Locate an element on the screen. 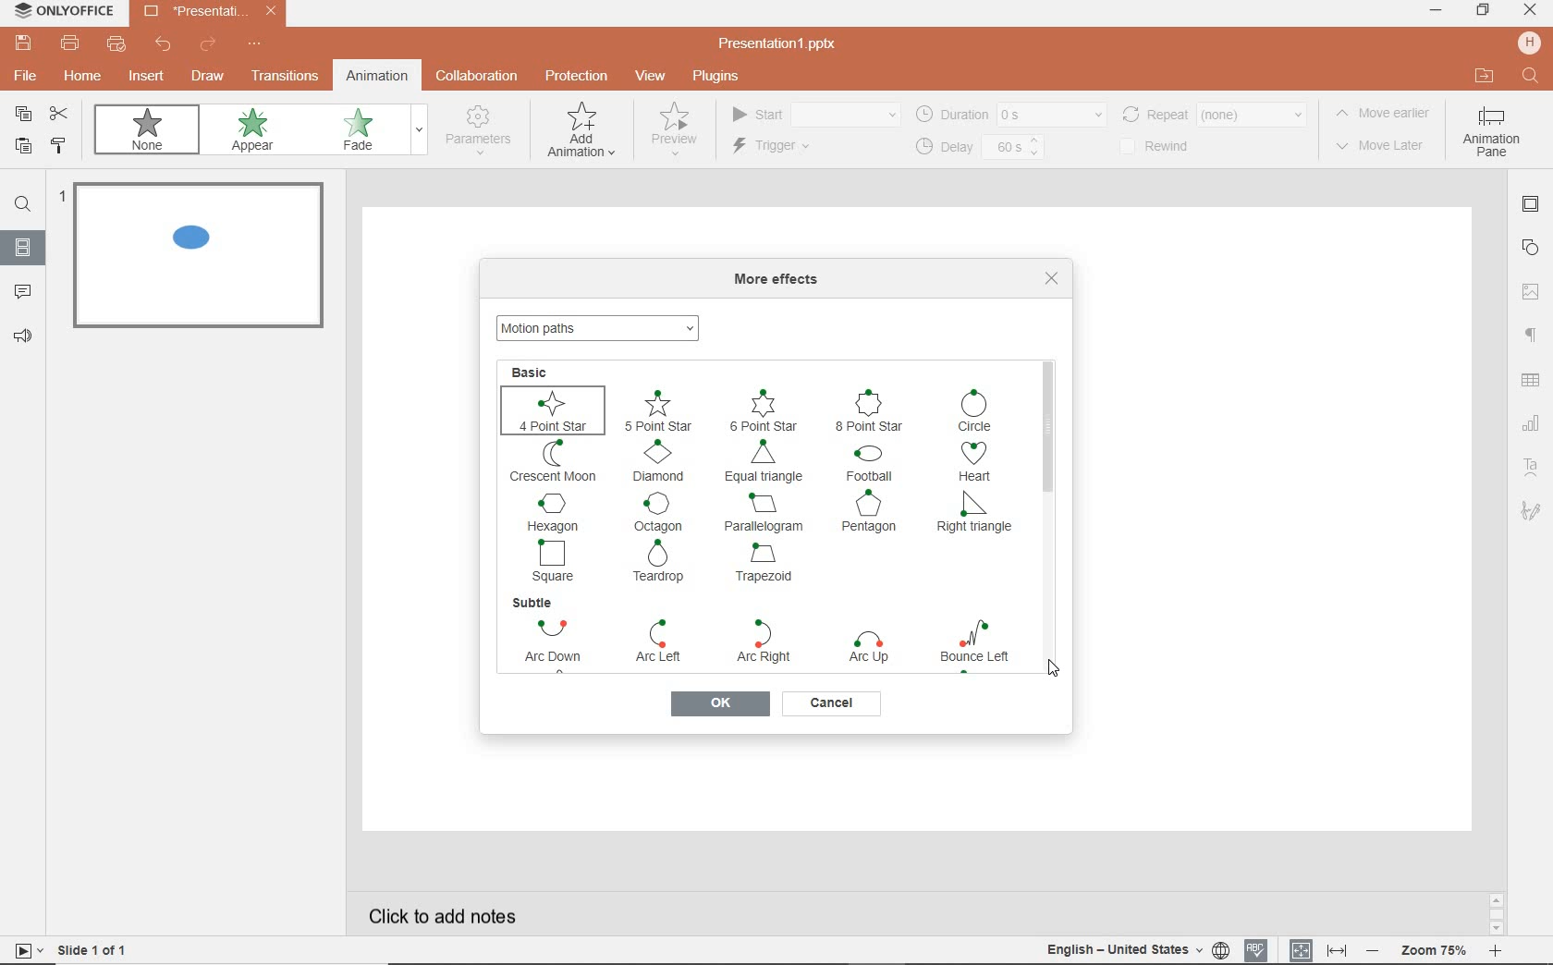 Image resolution: width=1553 pixels, height=965 pixels. click to add notes is located at coordinates (447, 910).